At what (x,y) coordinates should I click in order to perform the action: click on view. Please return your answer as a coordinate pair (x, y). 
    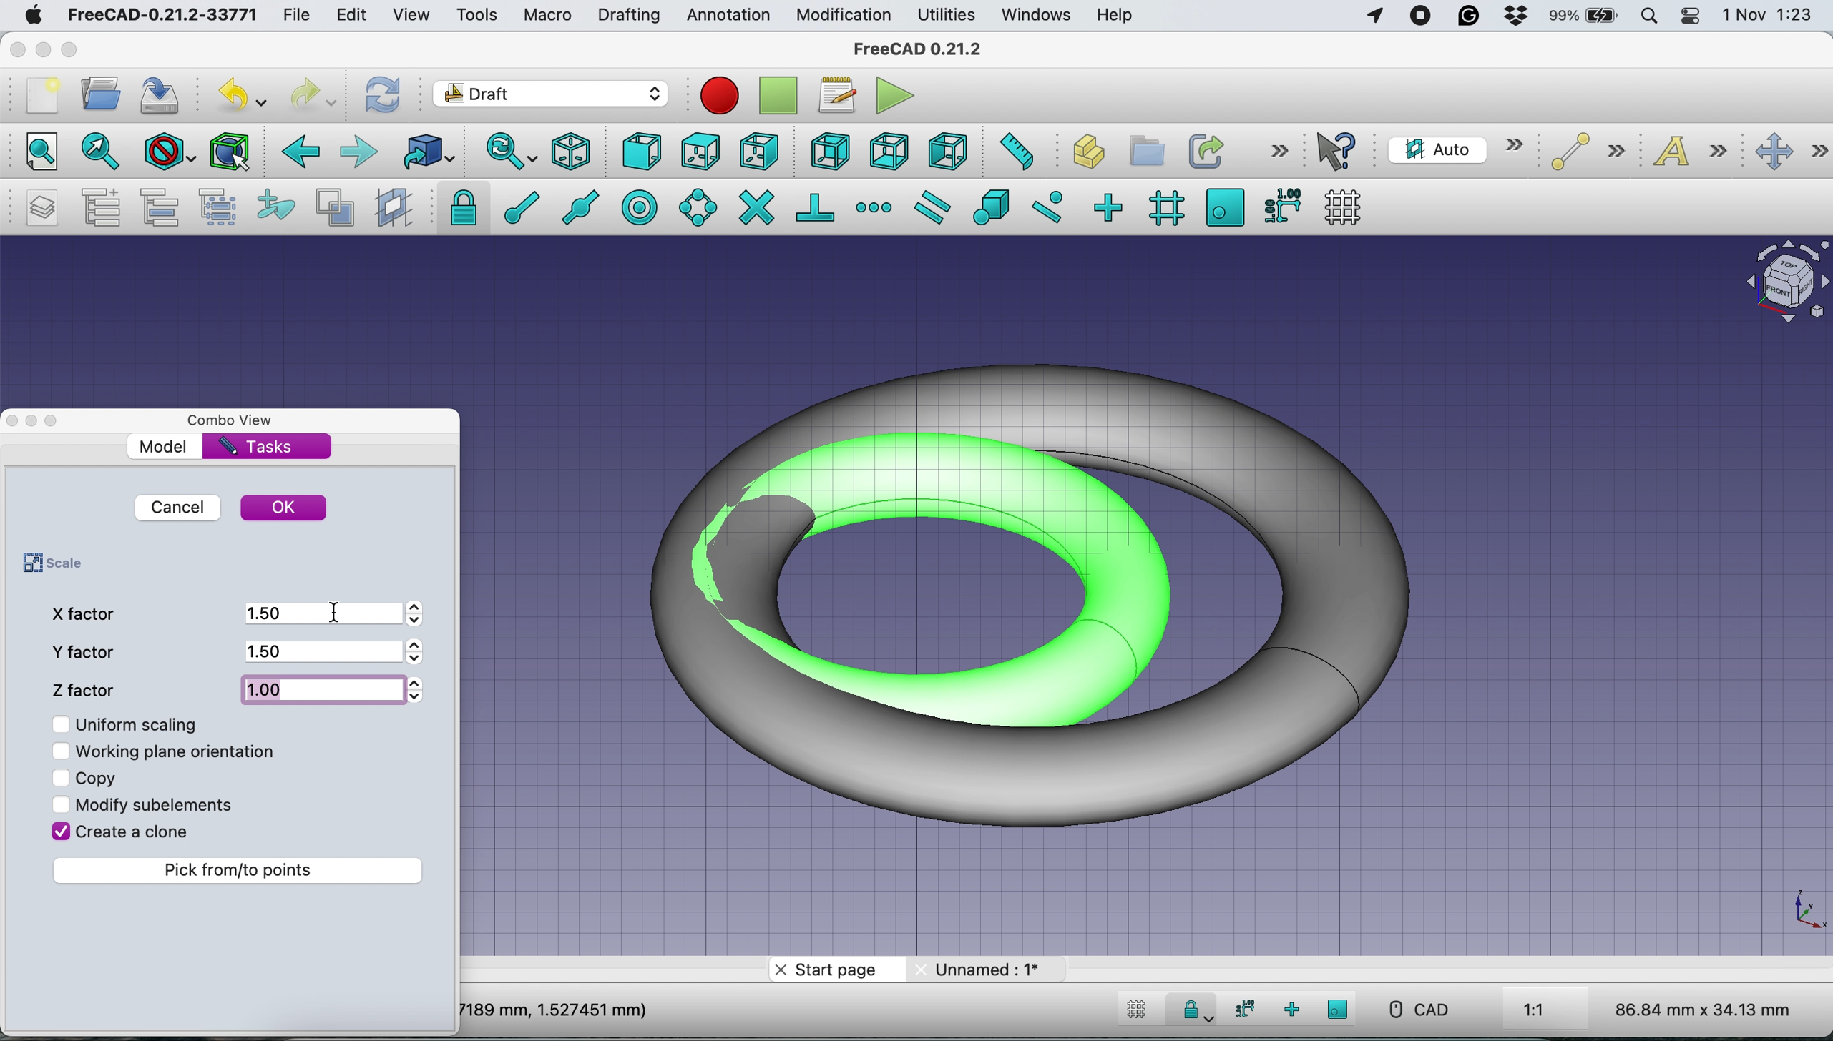
    Looking at the image, I should click on (411, 16).